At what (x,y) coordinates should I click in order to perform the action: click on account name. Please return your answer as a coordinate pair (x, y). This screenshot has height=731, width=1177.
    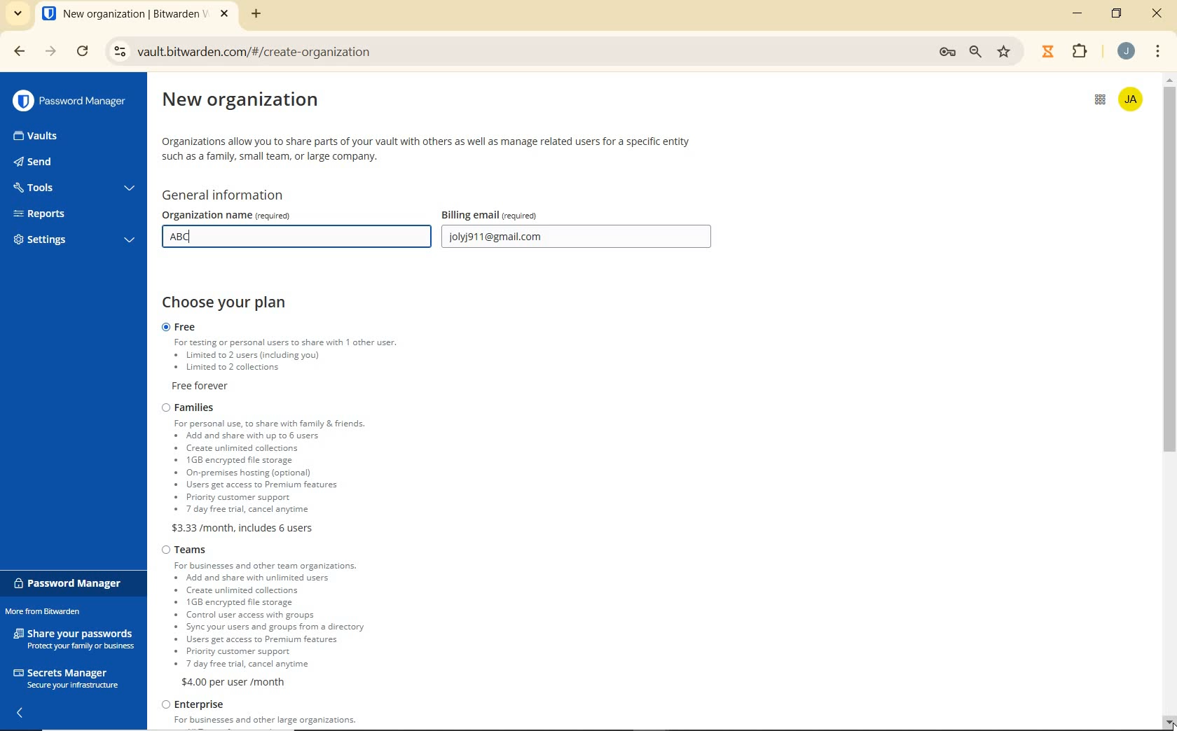
    Looking at the image, I should click on (1133, 98).